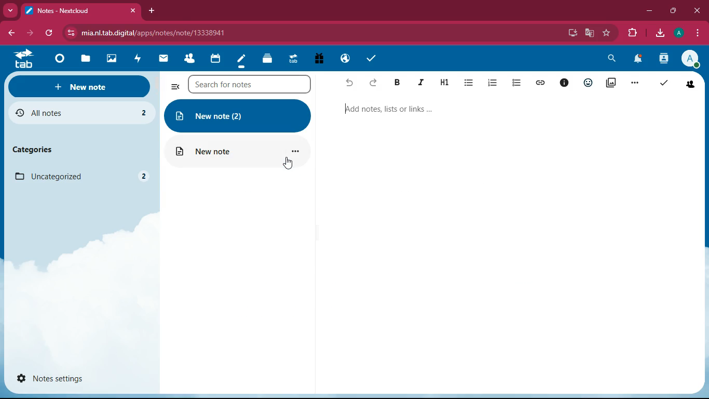 The image size is (709, 399). What do you see at coordinates (636, 84) in the screenshot?
I see `more` at bounding box center [636, 84].